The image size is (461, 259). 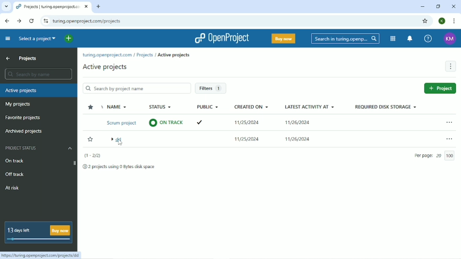 I want to click on Add to favorite, so click(x=90, y=139).